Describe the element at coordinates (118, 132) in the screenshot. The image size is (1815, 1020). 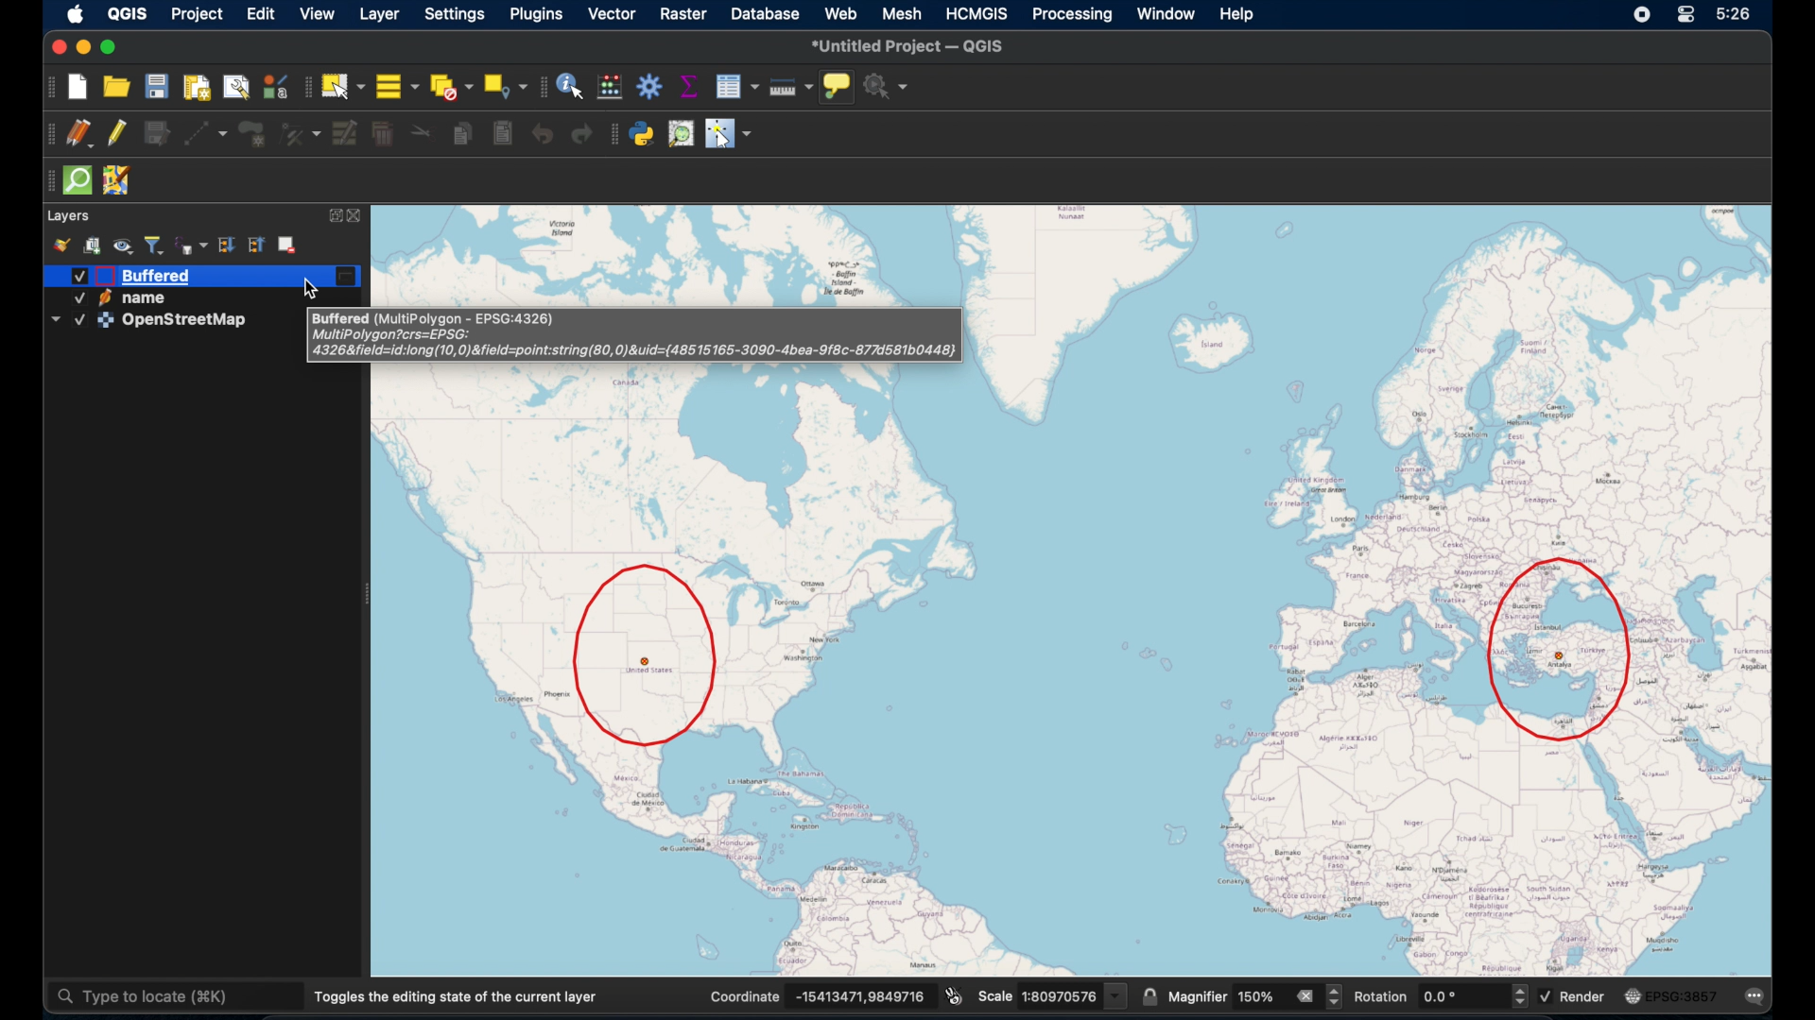
I see `toggle editing` at that location.